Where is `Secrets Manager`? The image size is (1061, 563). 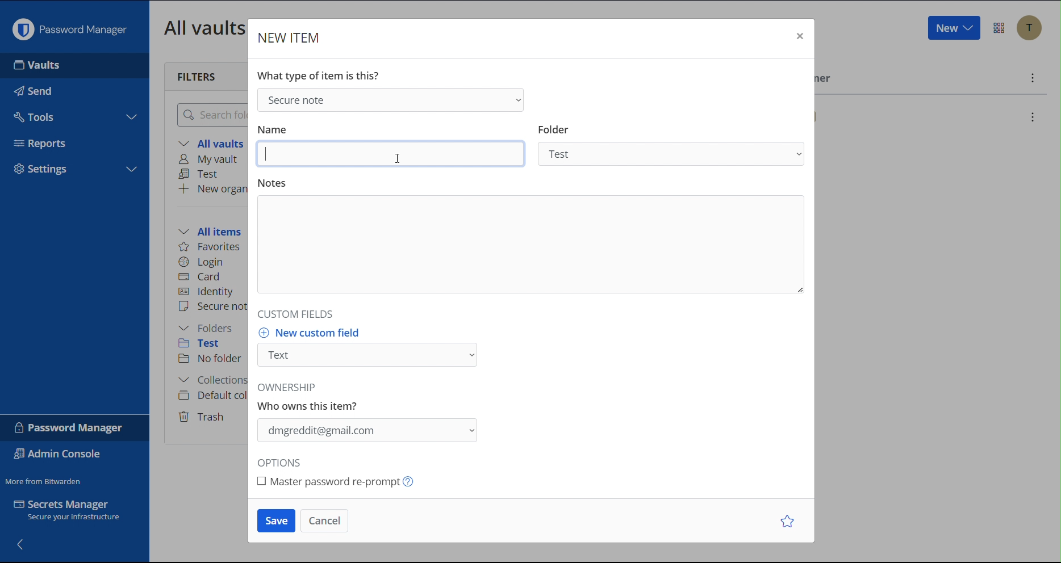 Secrets Manager is located at coordinates (74, 512).